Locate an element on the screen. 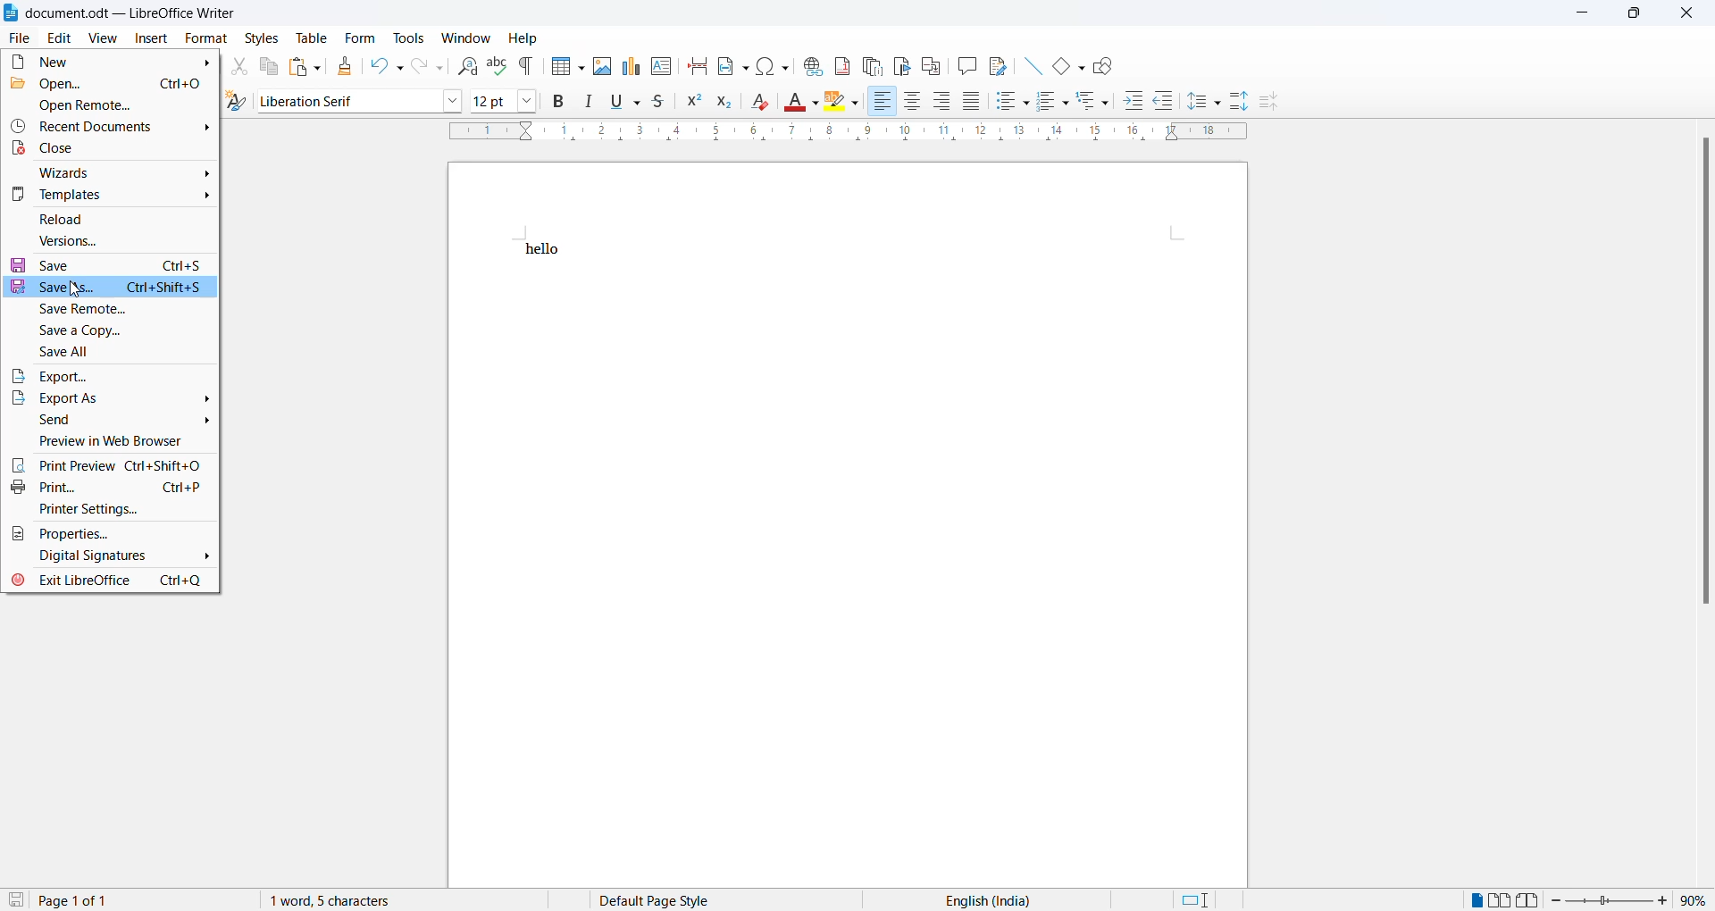 This screenshot has height=911, width=1715. Subscript is located at coordinates (722, 104).